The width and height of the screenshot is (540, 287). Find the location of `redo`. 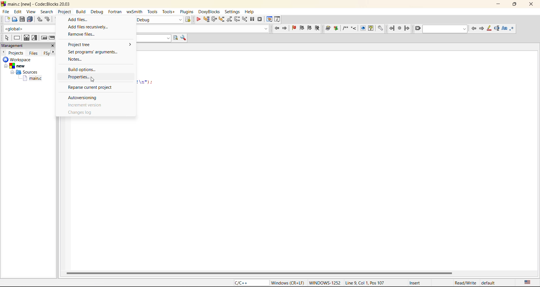

redo is located at coordinates (48, 19).